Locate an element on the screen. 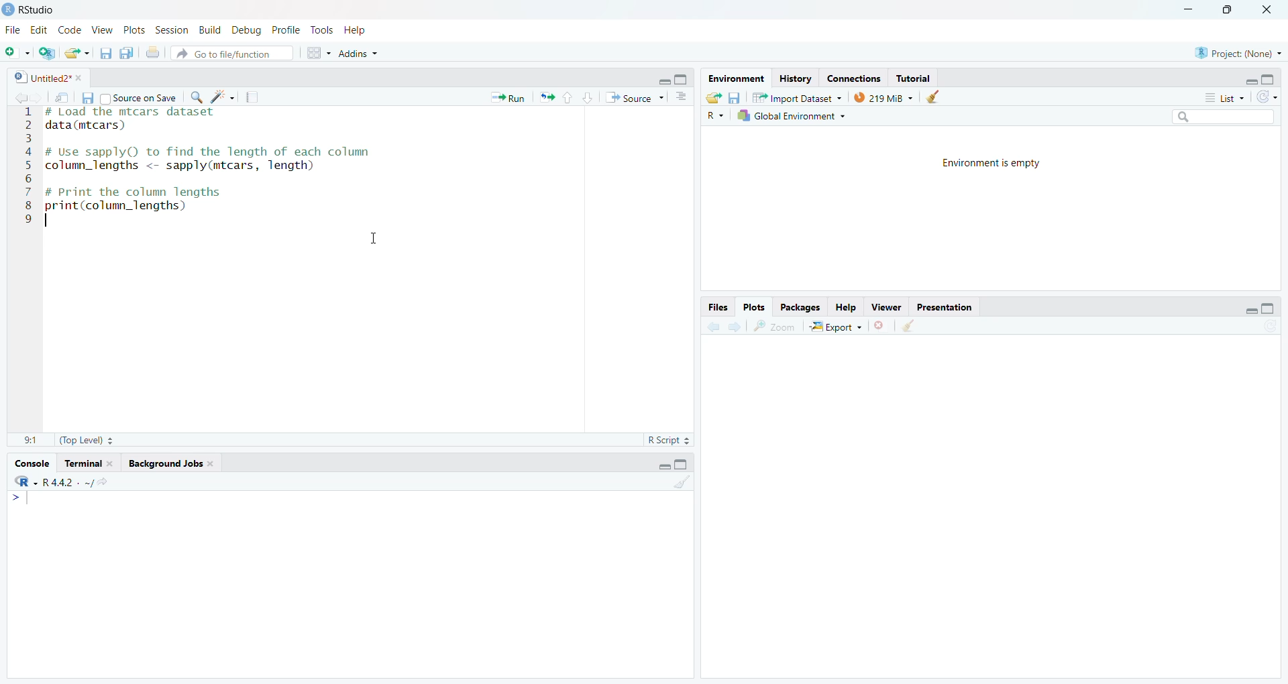  Print is located at coordinates (154, 52).